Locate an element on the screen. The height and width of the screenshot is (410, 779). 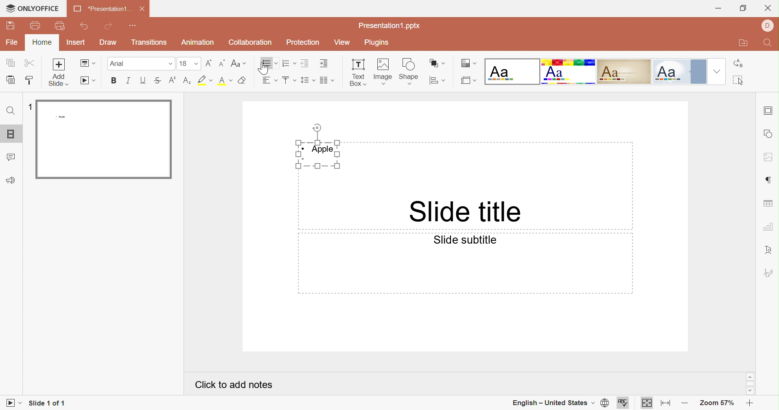
Numbering is located at coordinates (285, 63).